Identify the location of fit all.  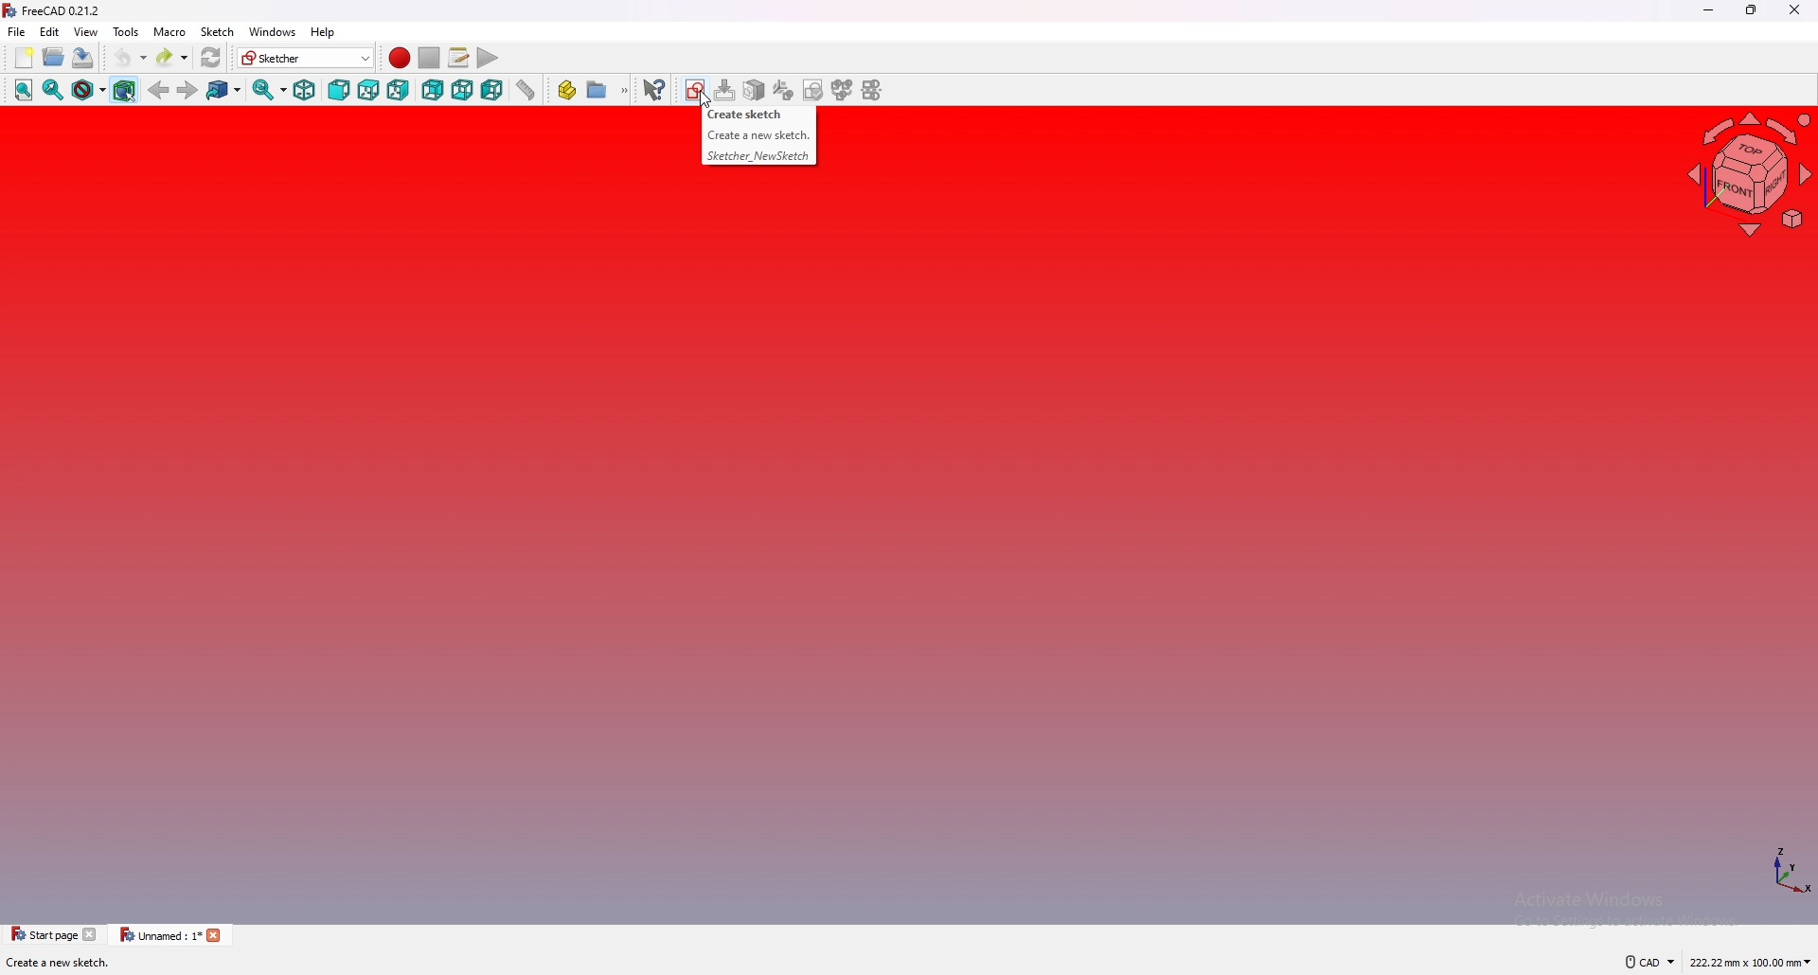
(23, 90).